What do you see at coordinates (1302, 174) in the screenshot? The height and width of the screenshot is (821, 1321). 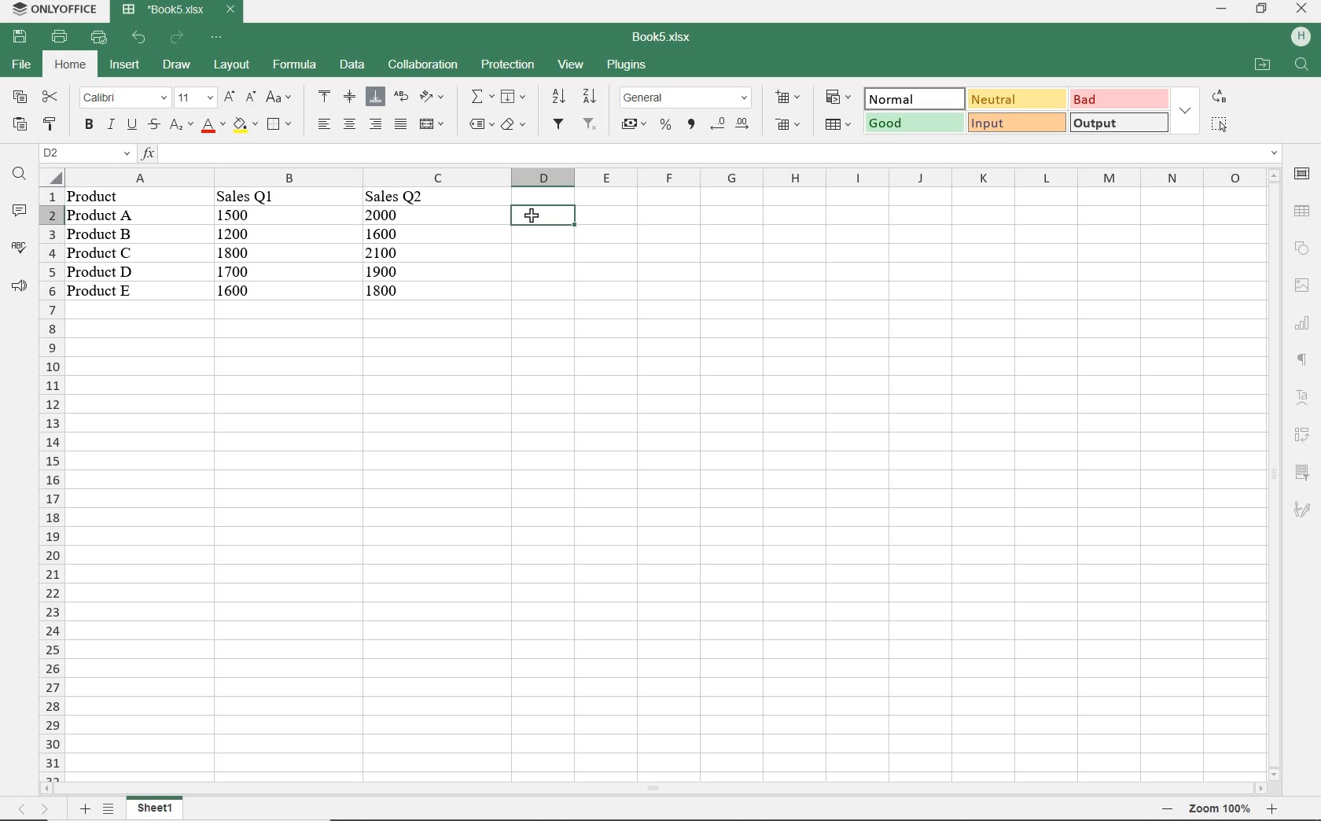 I see `cell settings` at bounding box center [1302, 174].